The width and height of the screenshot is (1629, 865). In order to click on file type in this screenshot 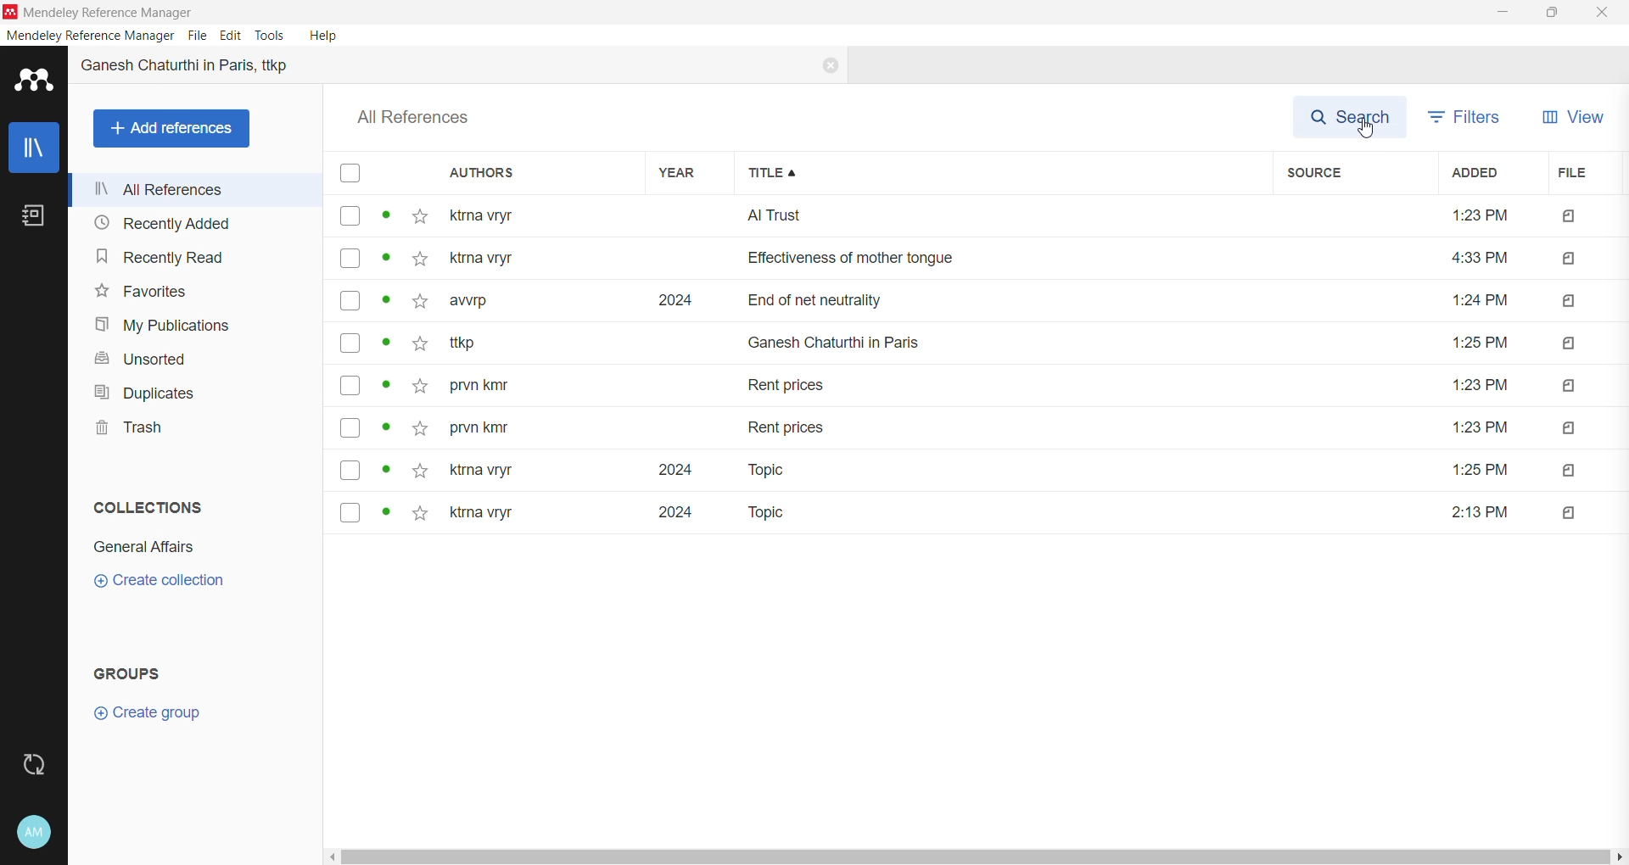, I will do `click(1570, 428)`.